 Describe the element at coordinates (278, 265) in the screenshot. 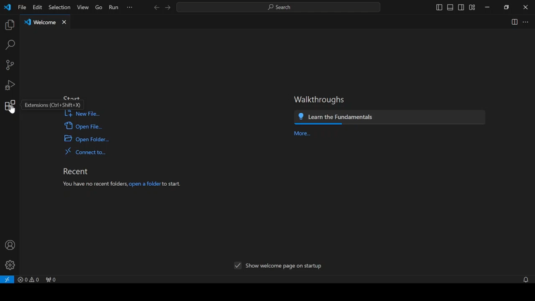

I see `show welcome page on startup` at that location.